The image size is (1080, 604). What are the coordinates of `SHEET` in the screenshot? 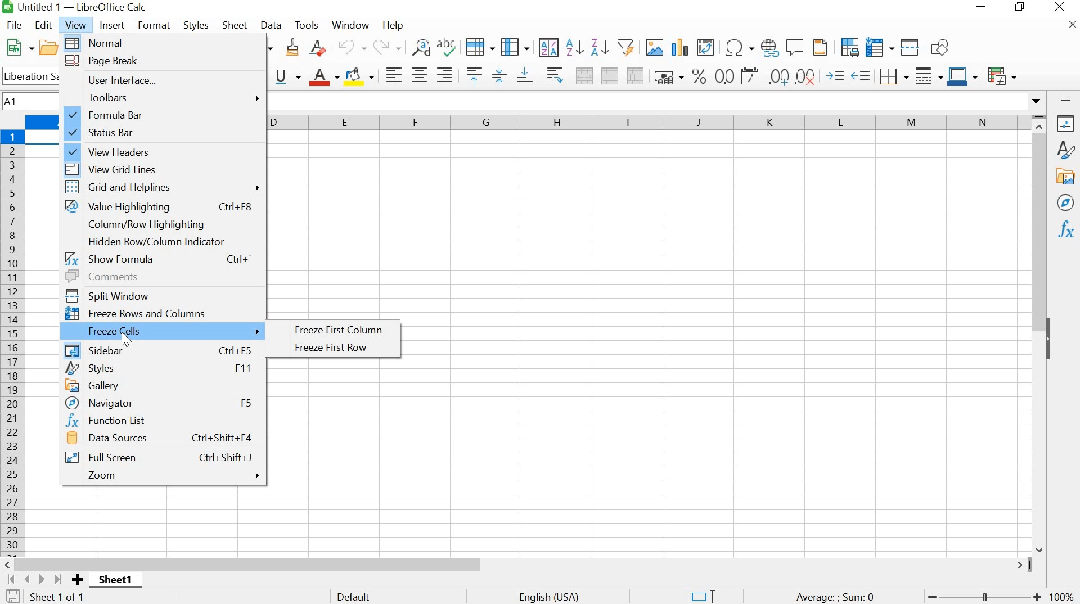 It's located at (235, 26).